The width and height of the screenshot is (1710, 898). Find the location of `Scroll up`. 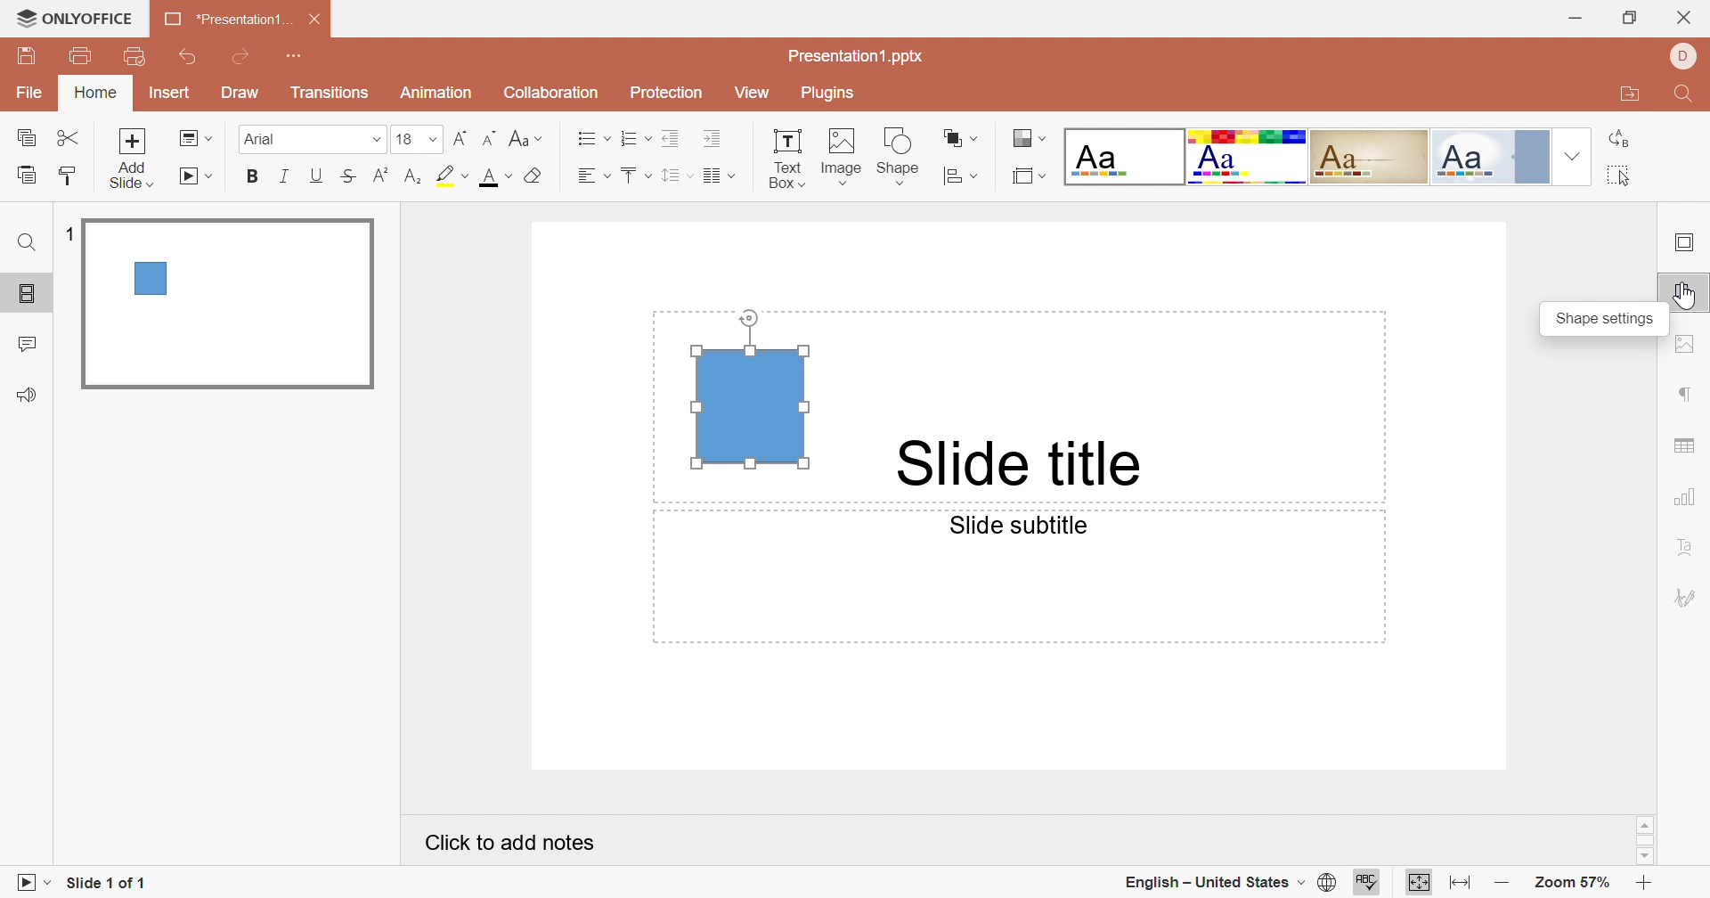

Scroll up is located at coordinates (1645, 826).